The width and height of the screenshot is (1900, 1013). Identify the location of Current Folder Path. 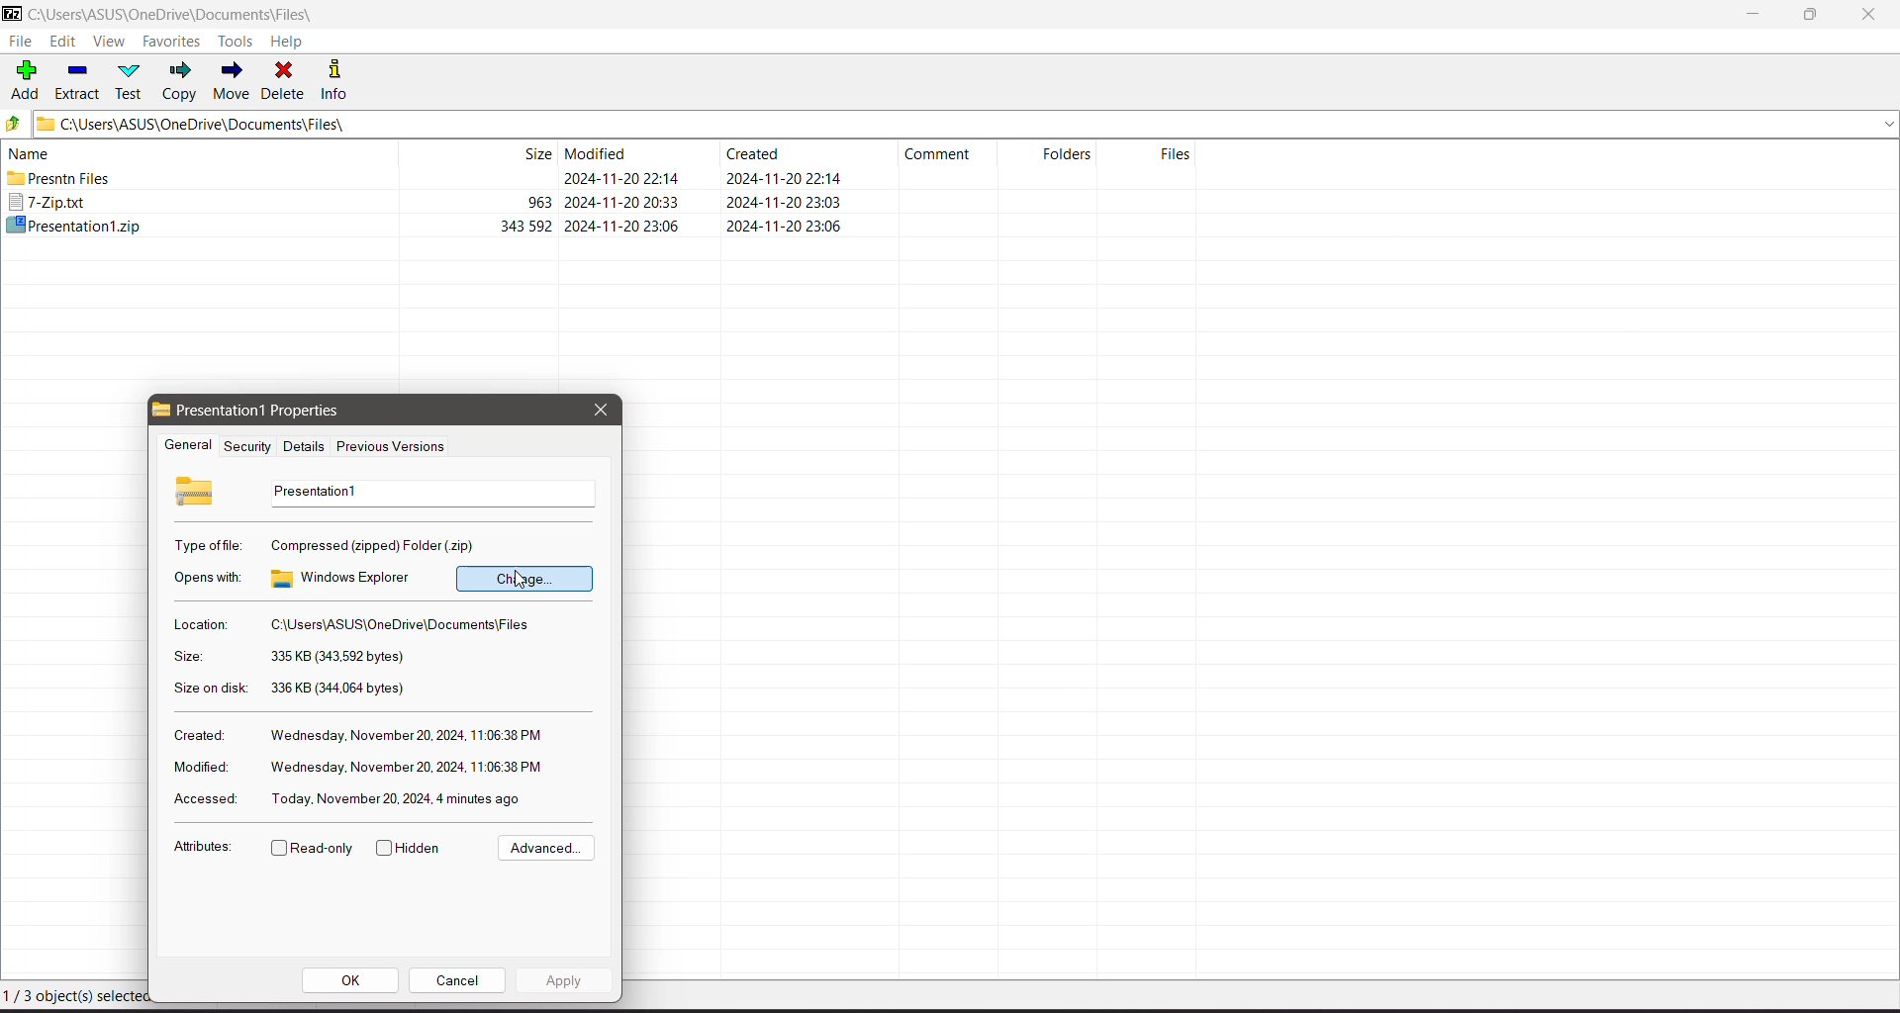
(967, 123).